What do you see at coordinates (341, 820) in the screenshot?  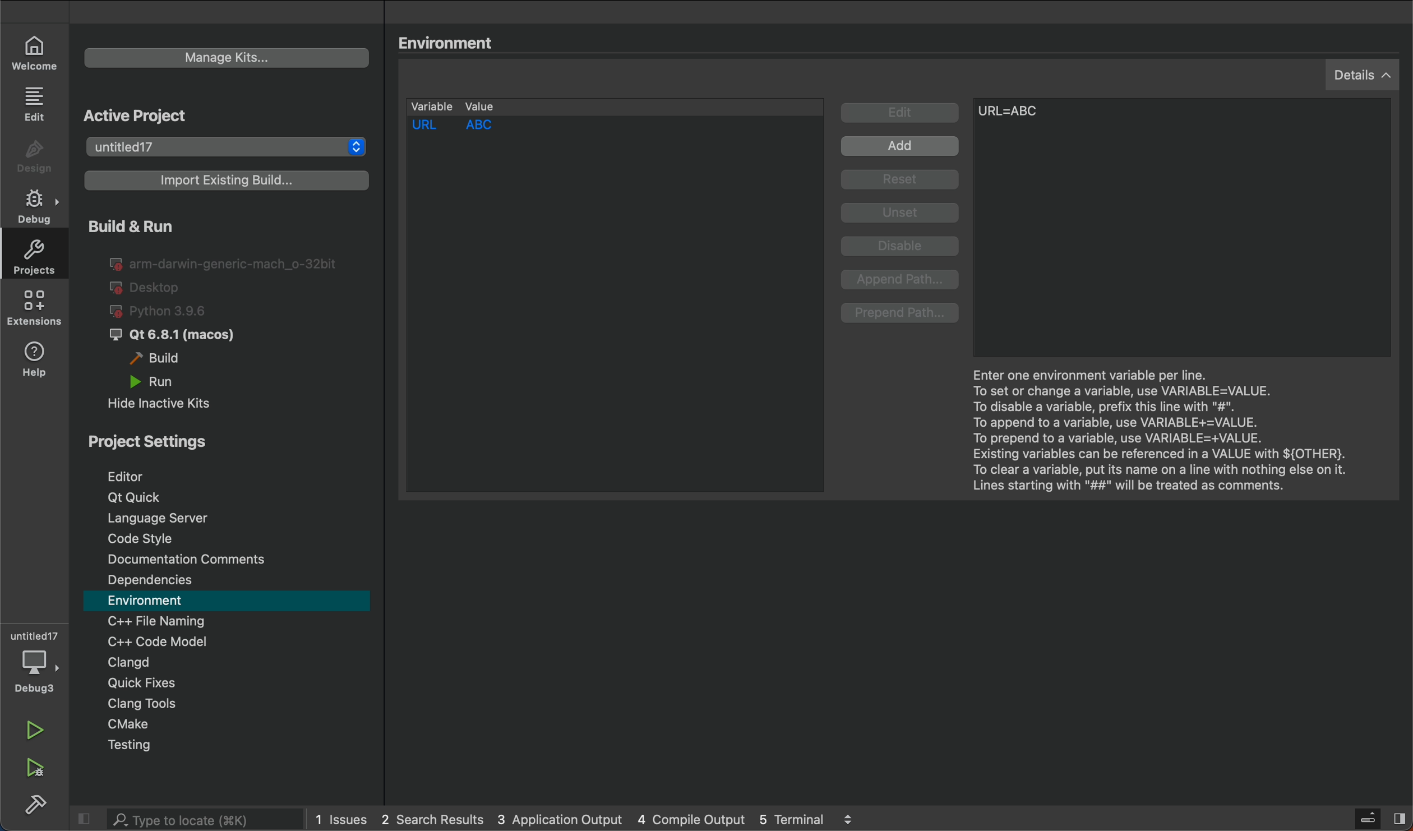 I see `issues` at bounding box center [341, 820].